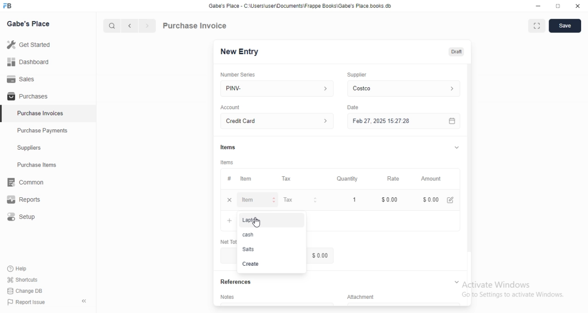 The image size is (588, 313). Describe the element at coordinates (227, 162) in the screenshot. I see `Items` at that location.